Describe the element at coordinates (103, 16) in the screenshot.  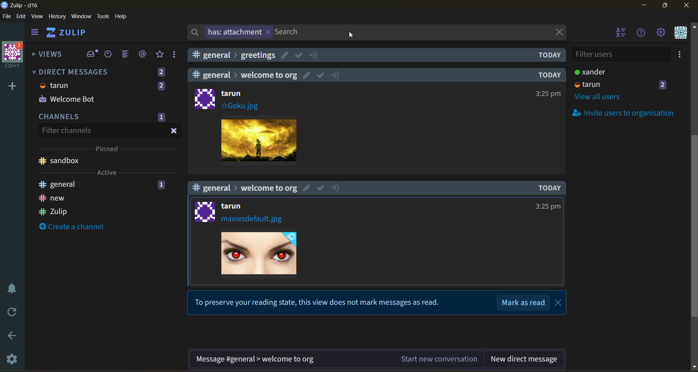
I see `tools` at that location.